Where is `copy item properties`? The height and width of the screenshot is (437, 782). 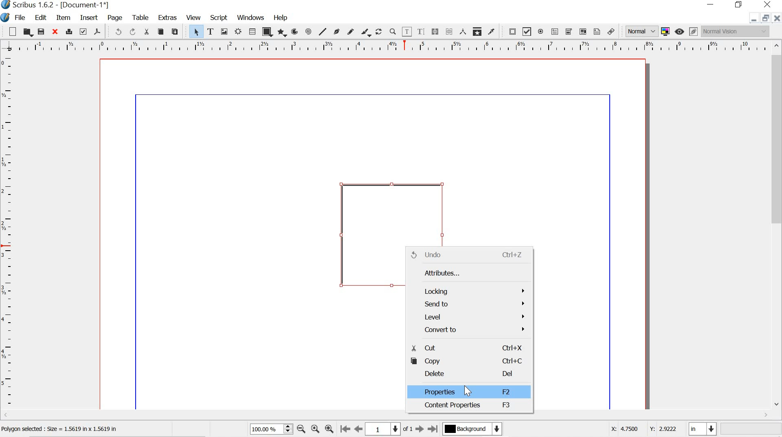
copy item properties is located at coordinates (477, 31).